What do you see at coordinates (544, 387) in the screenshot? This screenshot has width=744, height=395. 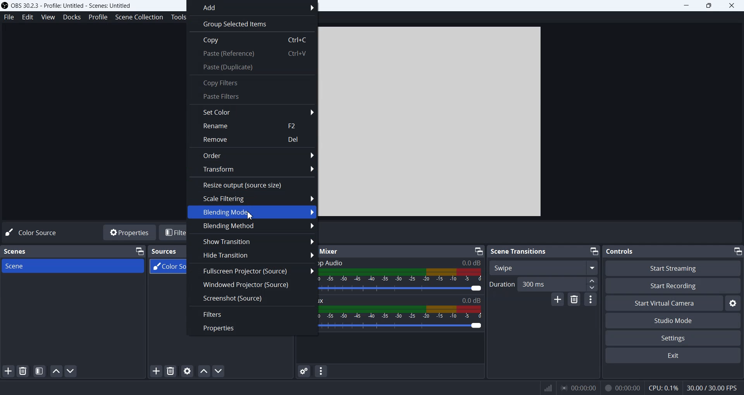 I see `Signals` at bounding box center [544, 387].